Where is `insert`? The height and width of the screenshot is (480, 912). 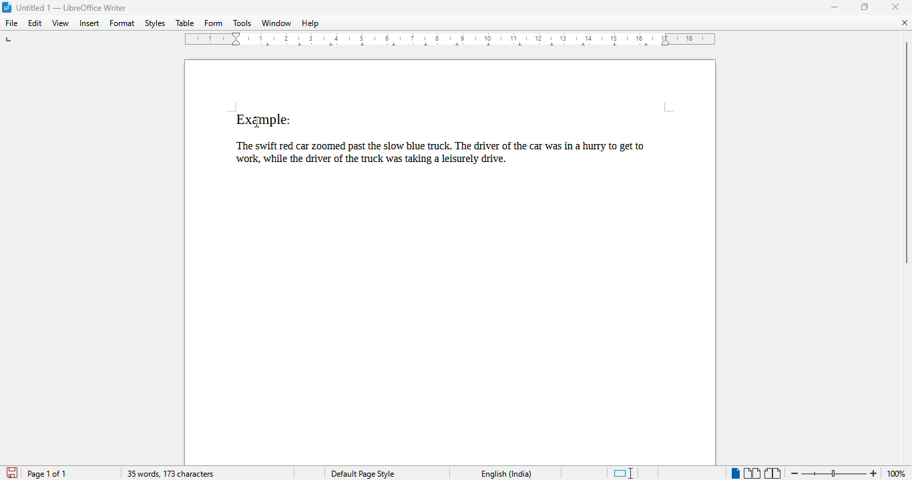
insert is located at coordinates (89, 23).